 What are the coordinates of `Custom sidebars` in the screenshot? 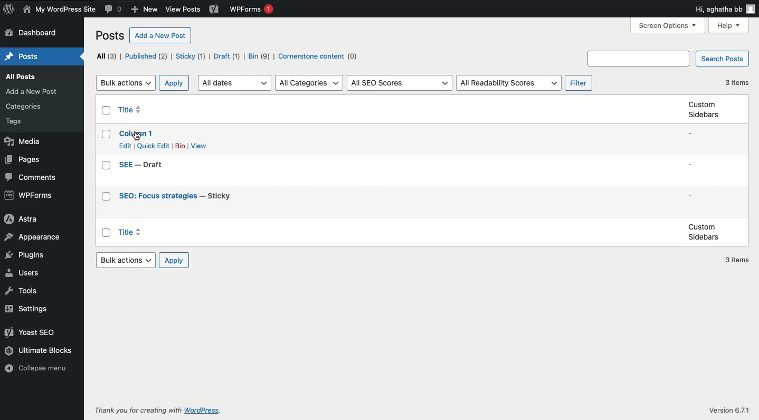 It's located at (702, 110).